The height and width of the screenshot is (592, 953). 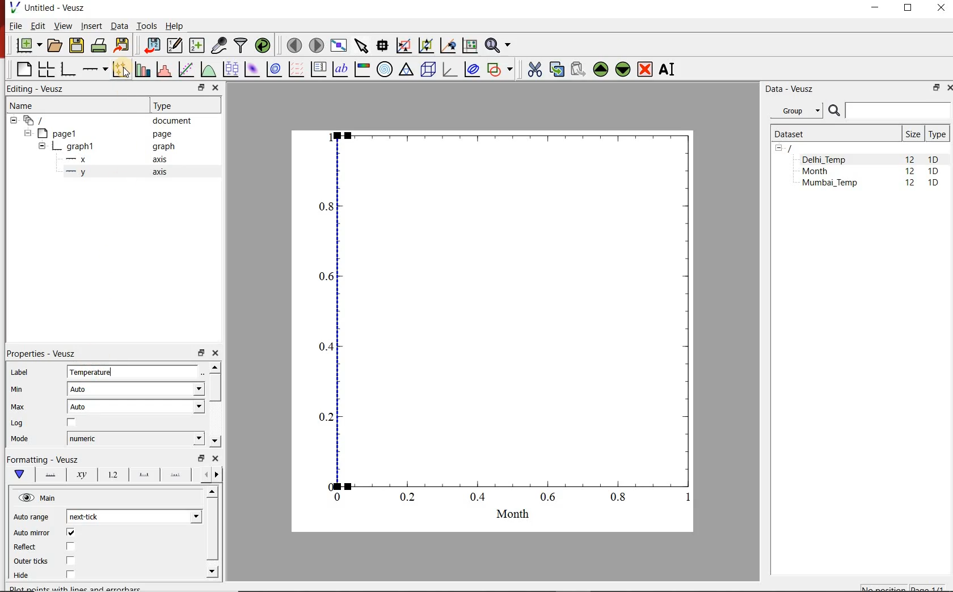 I want to click on restore, so click(x=203, y=458).